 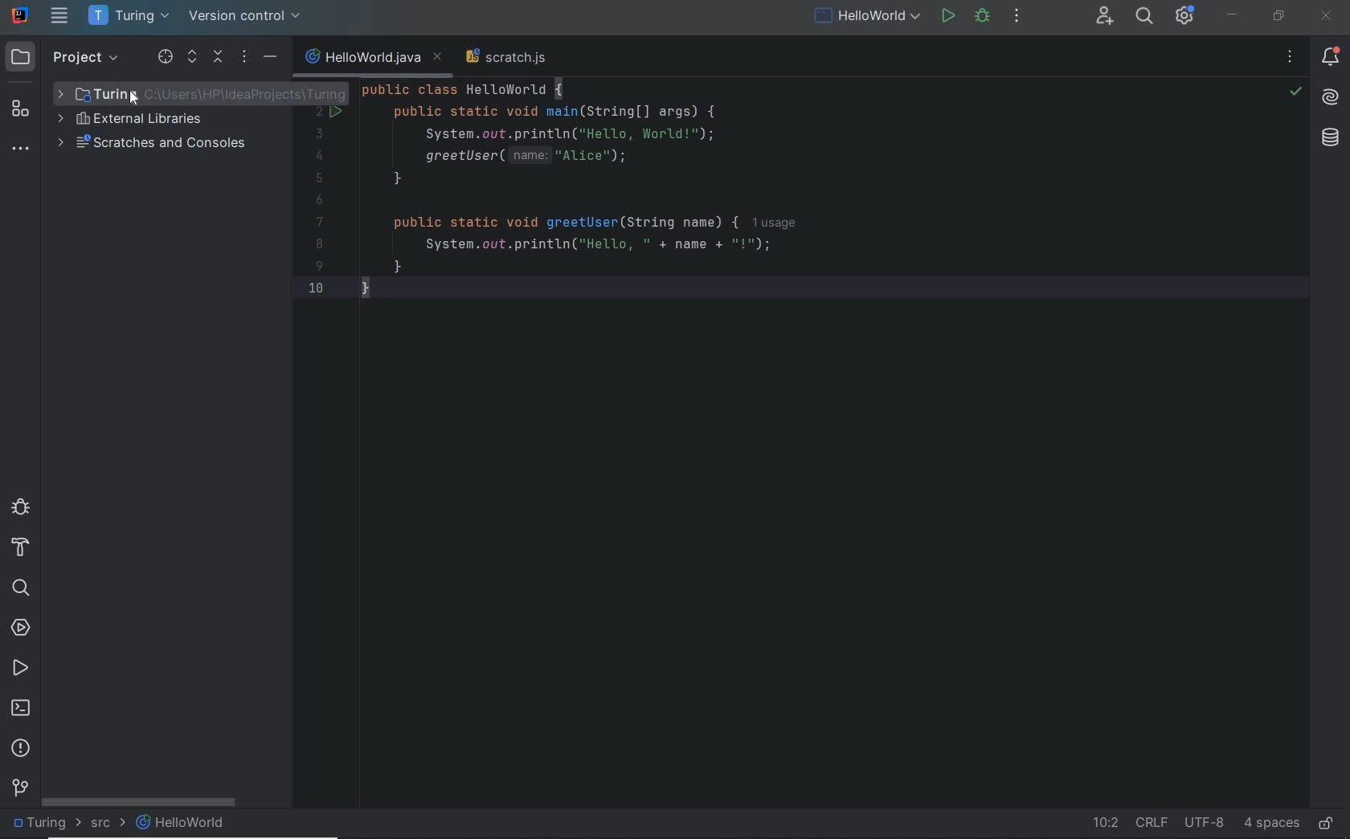 I want to click on CLOSE, so click(x=1327, y=16).